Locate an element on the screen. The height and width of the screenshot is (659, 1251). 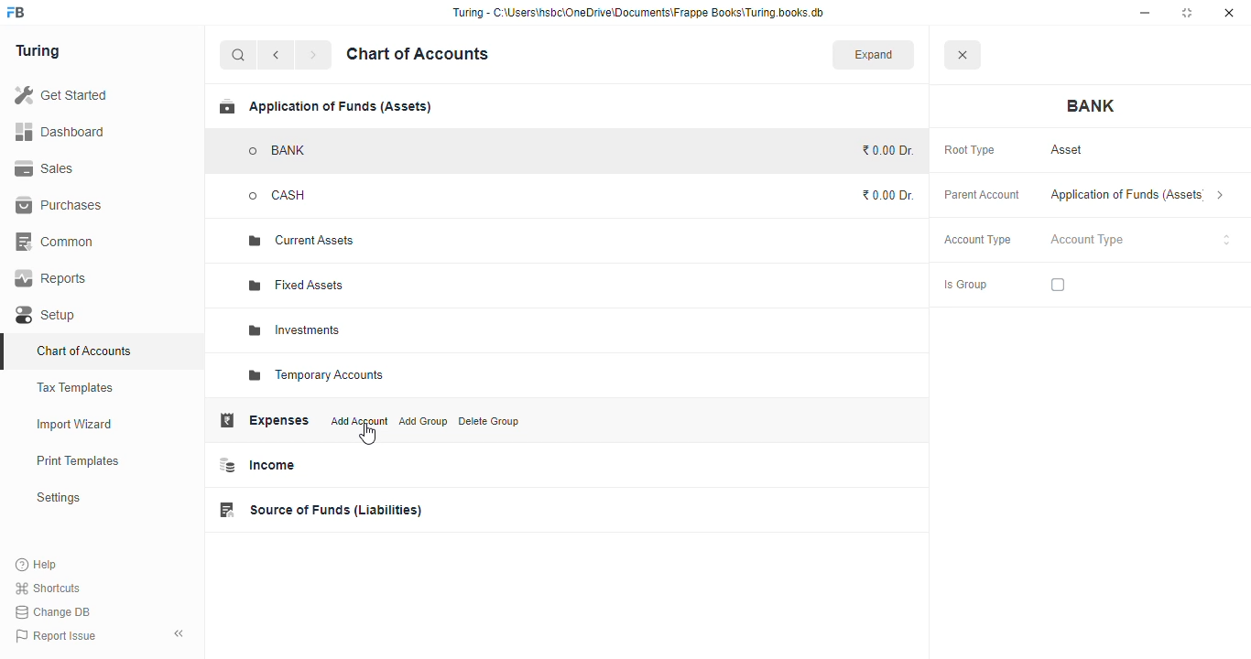
forward is located at coordinates (313, 55).